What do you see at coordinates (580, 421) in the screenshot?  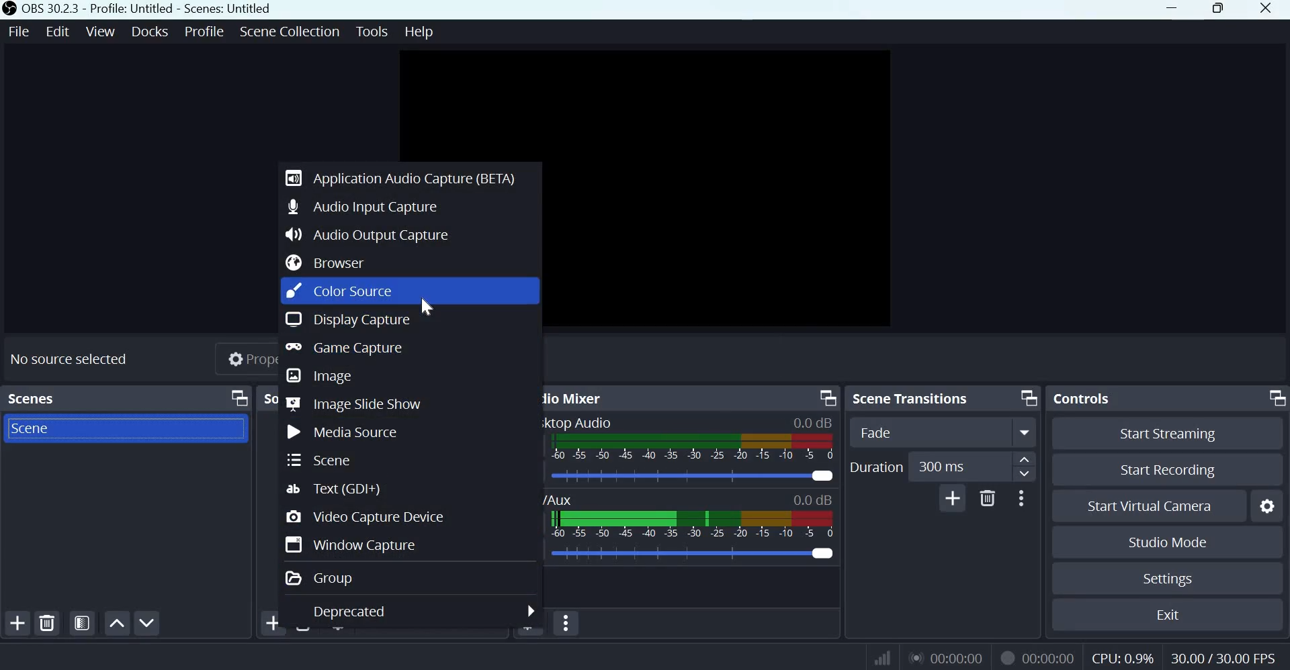 I see `Desktop Audio` at bounding box center [580, 421].